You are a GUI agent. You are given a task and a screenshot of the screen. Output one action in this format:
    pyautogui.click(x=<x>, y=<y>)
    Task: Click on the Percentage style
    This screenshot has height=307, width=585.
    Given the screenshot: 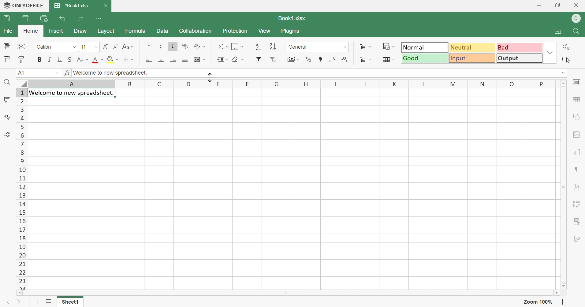 What is the action you would take?
    pyautogui.click(x=309, y=59)
    